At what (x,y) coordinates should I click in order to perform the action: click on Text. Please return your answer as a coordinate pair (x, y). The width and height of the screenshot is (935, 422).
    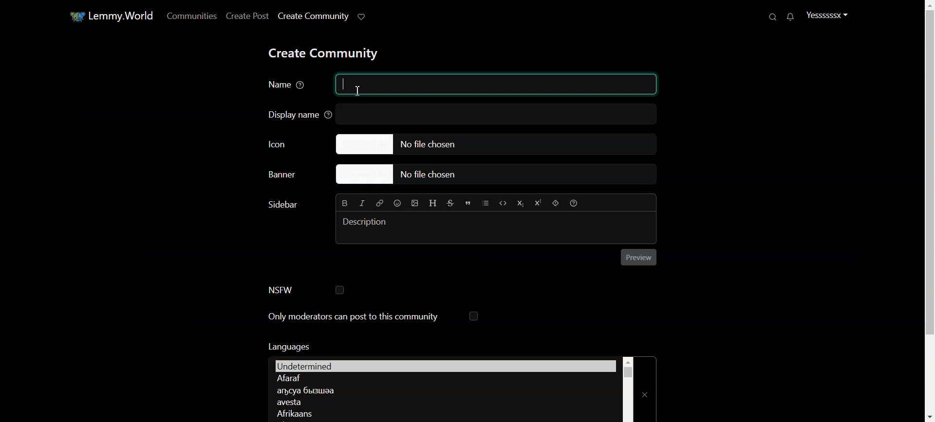
    Looking at the image, I should click on (281, 205).